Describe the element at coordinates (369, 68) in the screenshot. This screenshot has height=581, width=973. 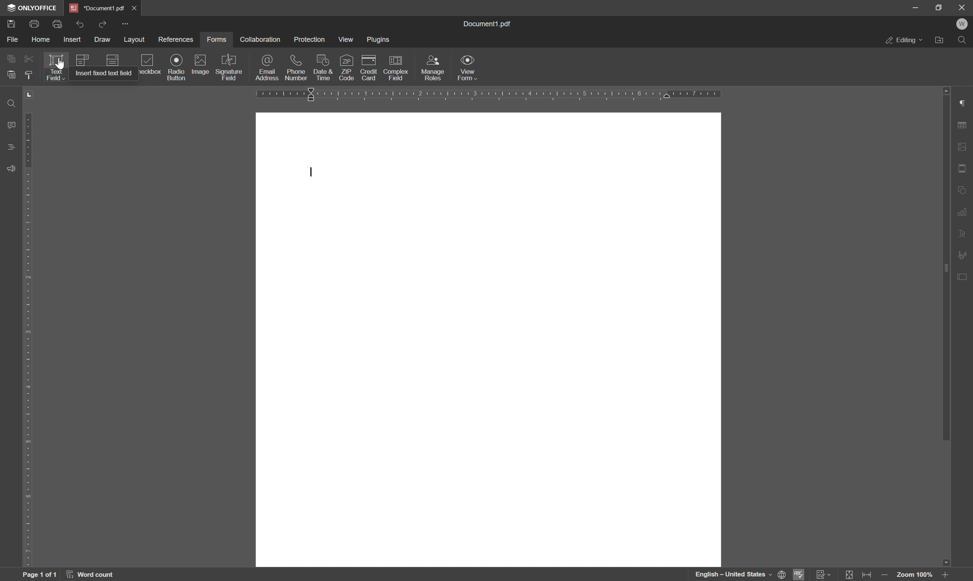
I see `credit card` at that location.